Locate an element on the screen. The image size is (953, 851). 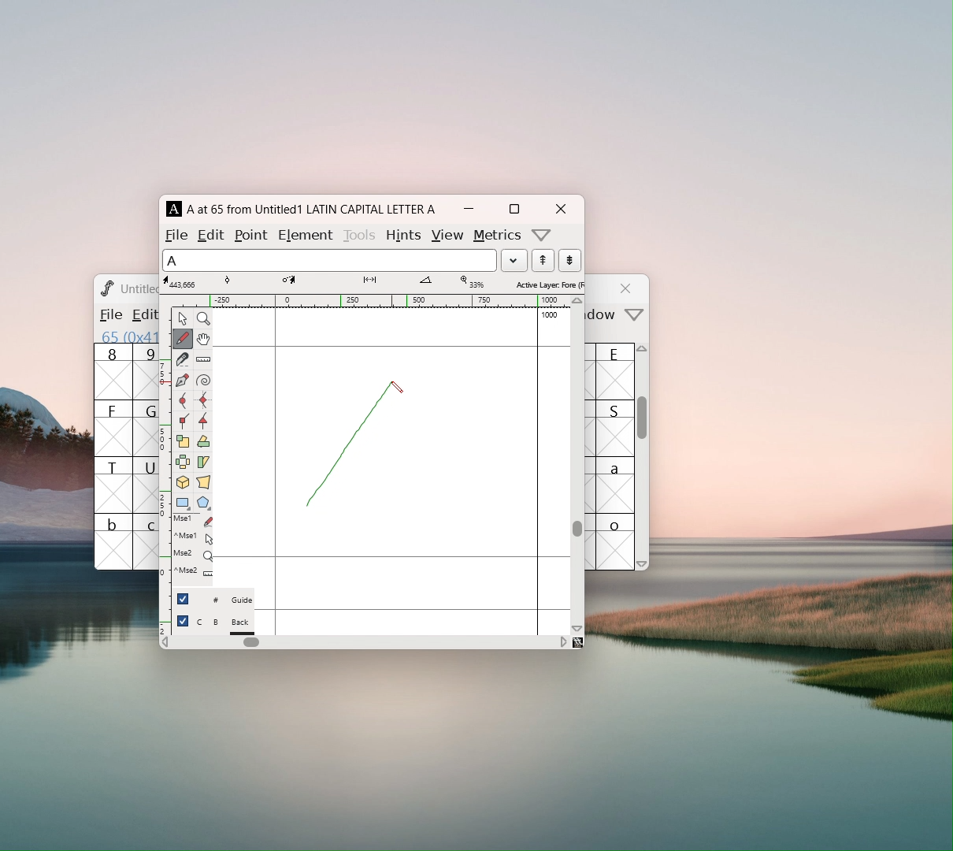
pointer is located at coordinates (183, 318).